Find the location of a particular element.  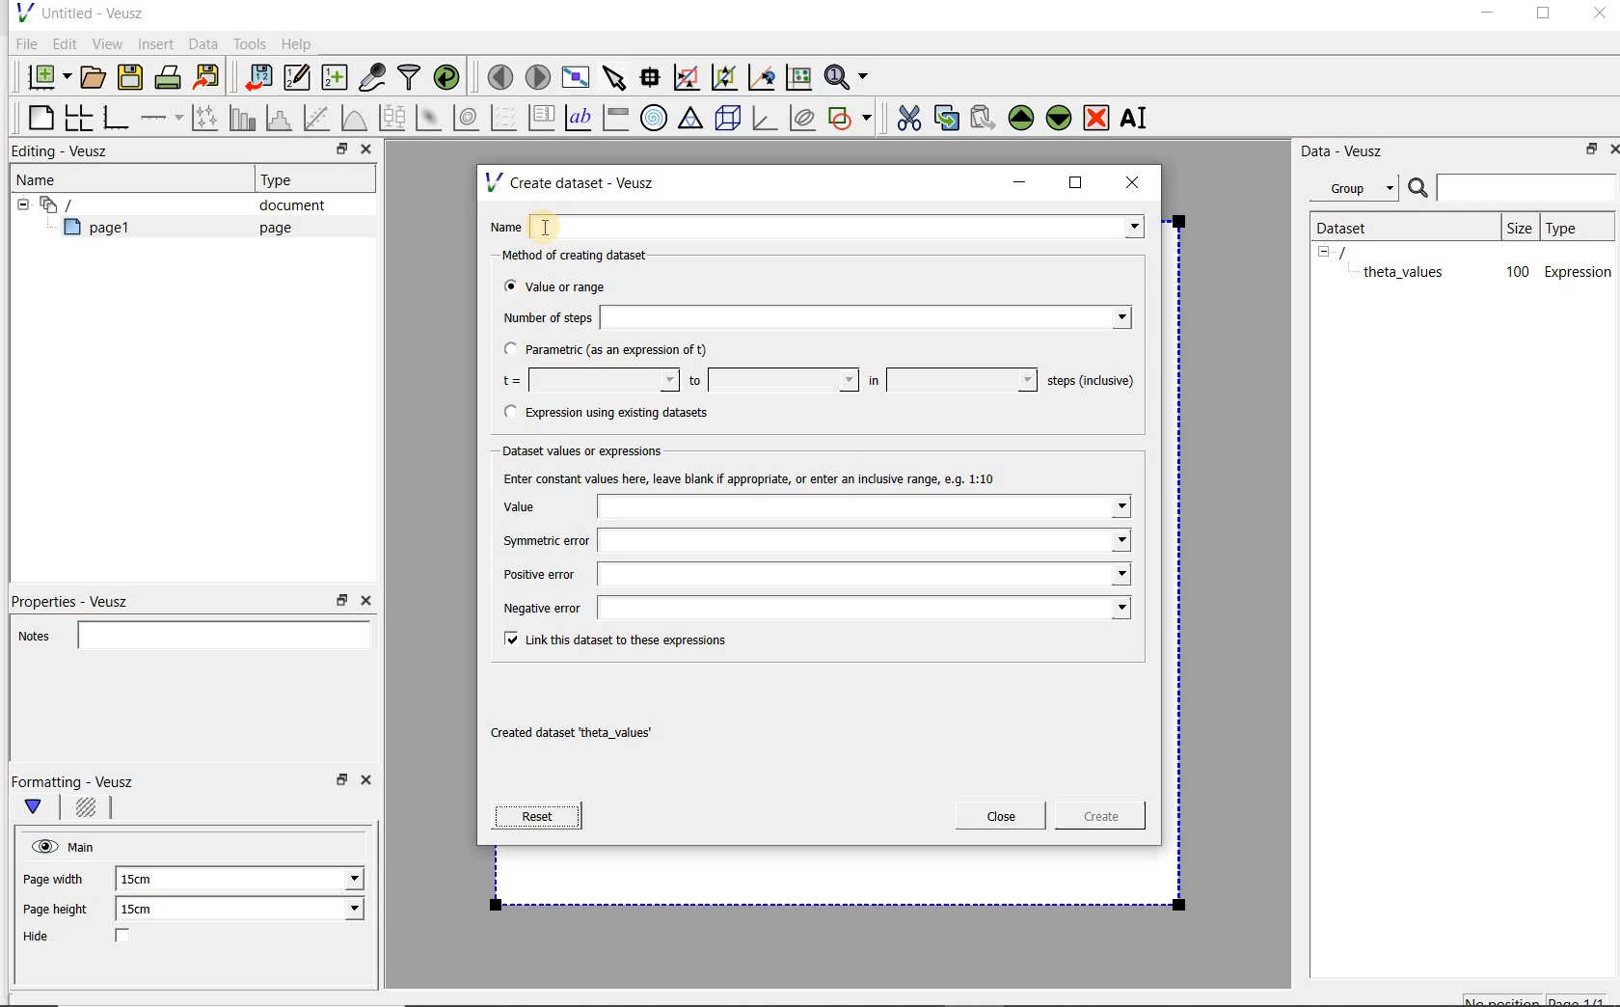

Close is located at coordinates (369, 783).